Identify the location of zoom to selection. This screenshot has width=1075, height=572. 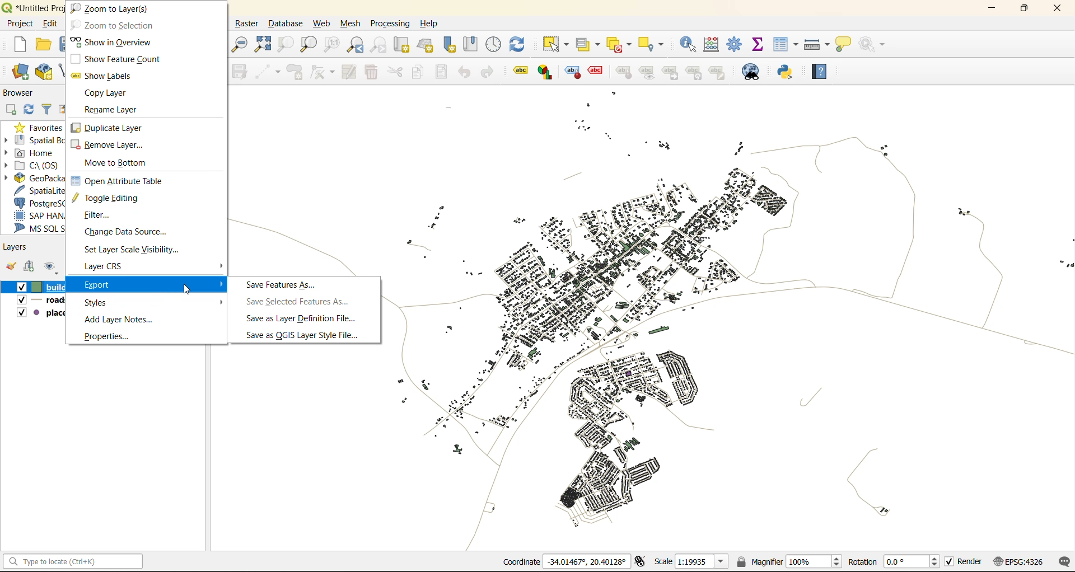
(124, 25).